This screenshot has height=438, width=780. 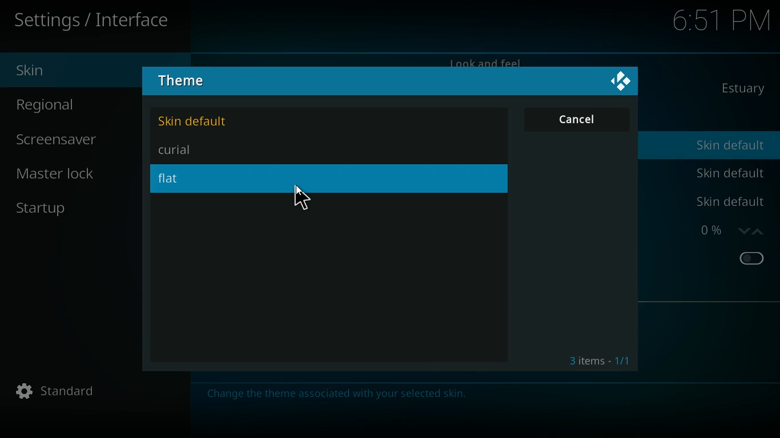 What do you see at coordinates (300, 199) in the screenshot?
I see `Cursor` at bounding box center [300, 199].